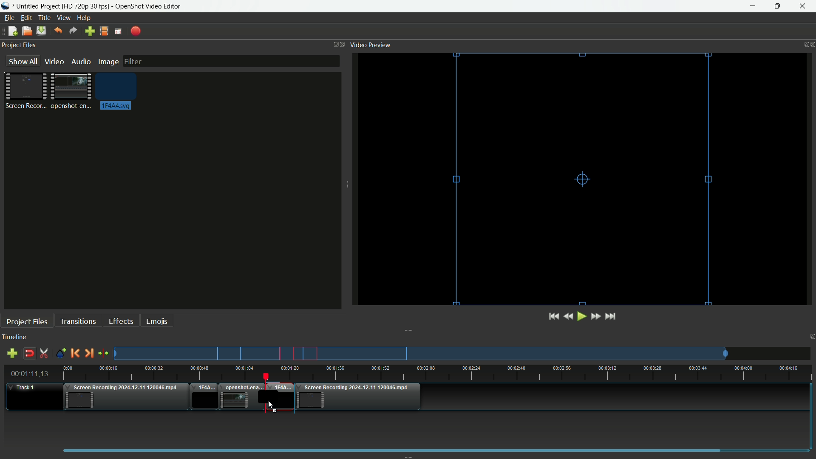 Image resolution: width=816 pixels, height=459 pixels. Describe the element at coordinates (41, 31) in the screenshot. I see `Save file` at that location.